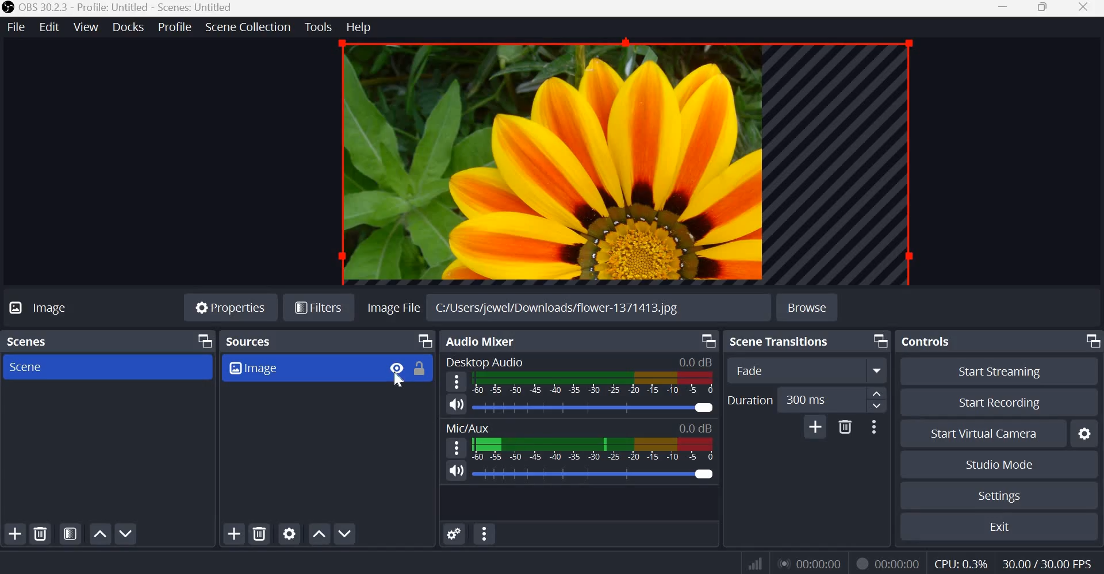 The image size is (1104, 574). Describe the element at coordinates (750, 399) in the screenshot. I see `Duration` at that location.